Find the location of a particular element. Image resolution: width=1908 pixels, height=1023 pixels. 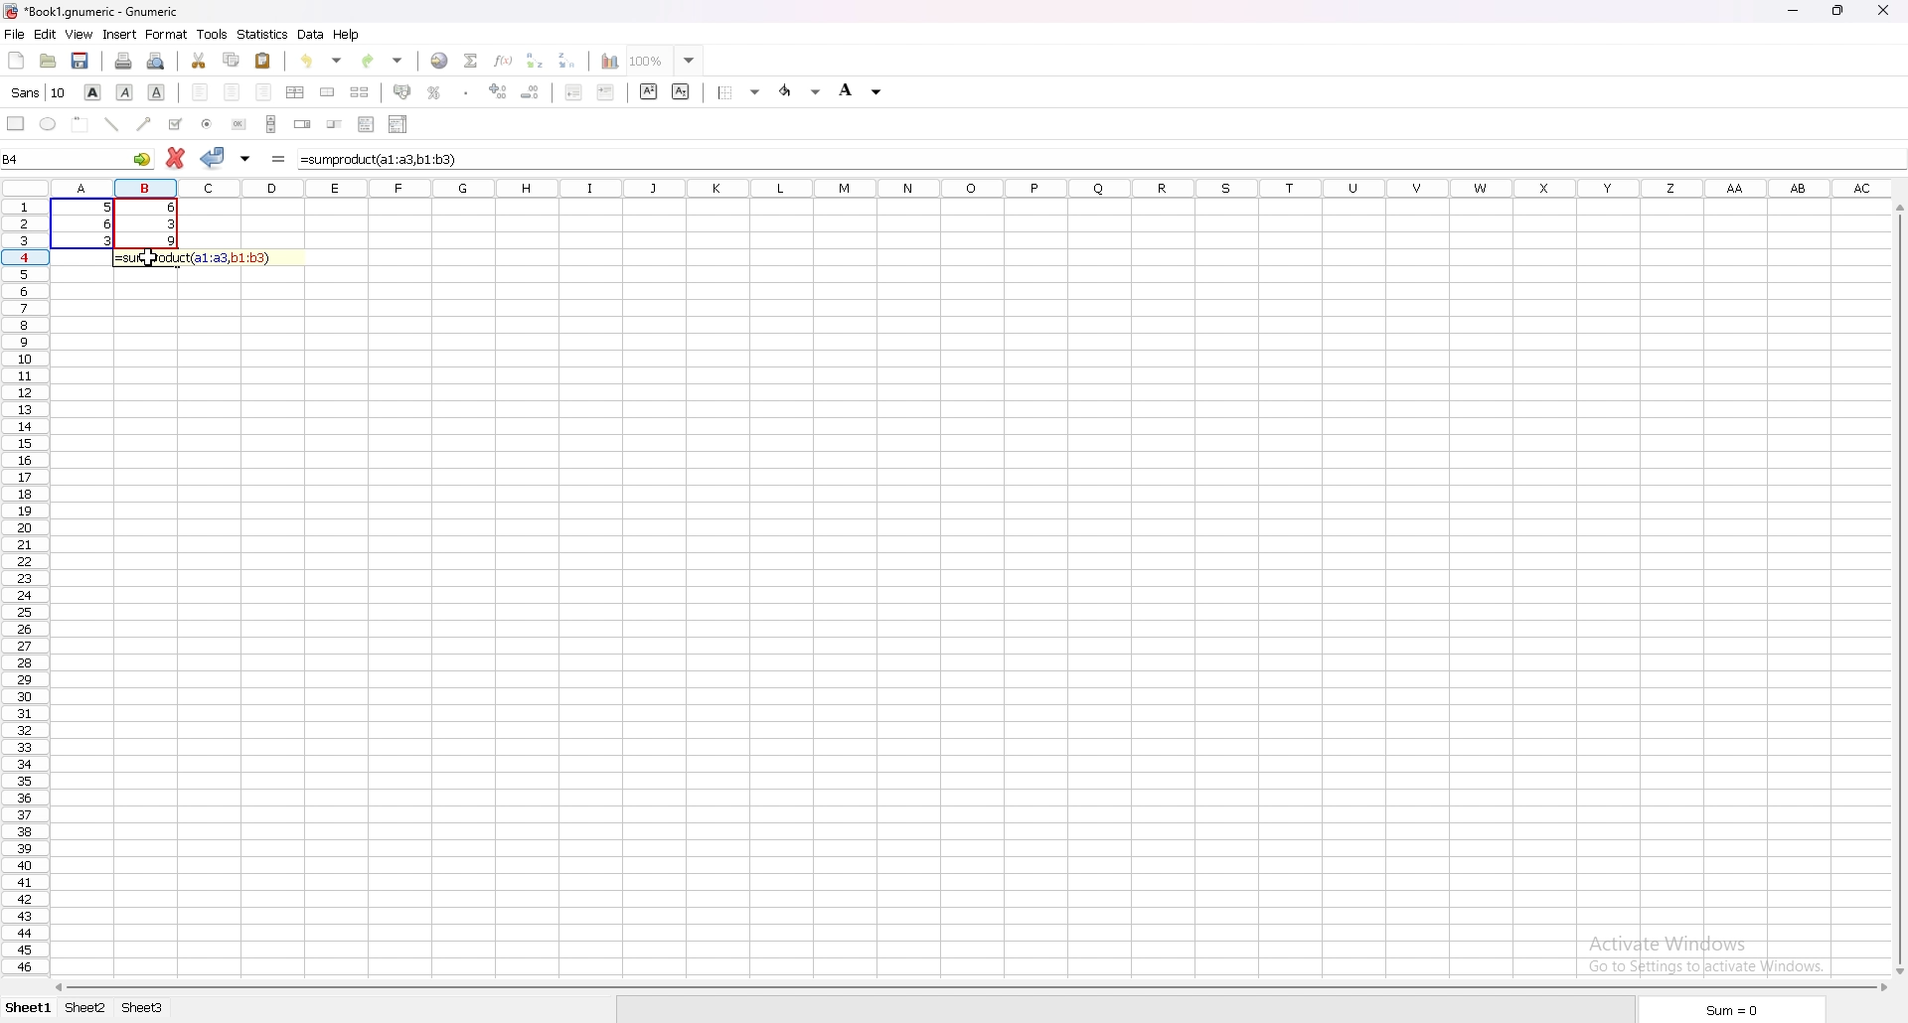

center is located at coordinates (234, 93).